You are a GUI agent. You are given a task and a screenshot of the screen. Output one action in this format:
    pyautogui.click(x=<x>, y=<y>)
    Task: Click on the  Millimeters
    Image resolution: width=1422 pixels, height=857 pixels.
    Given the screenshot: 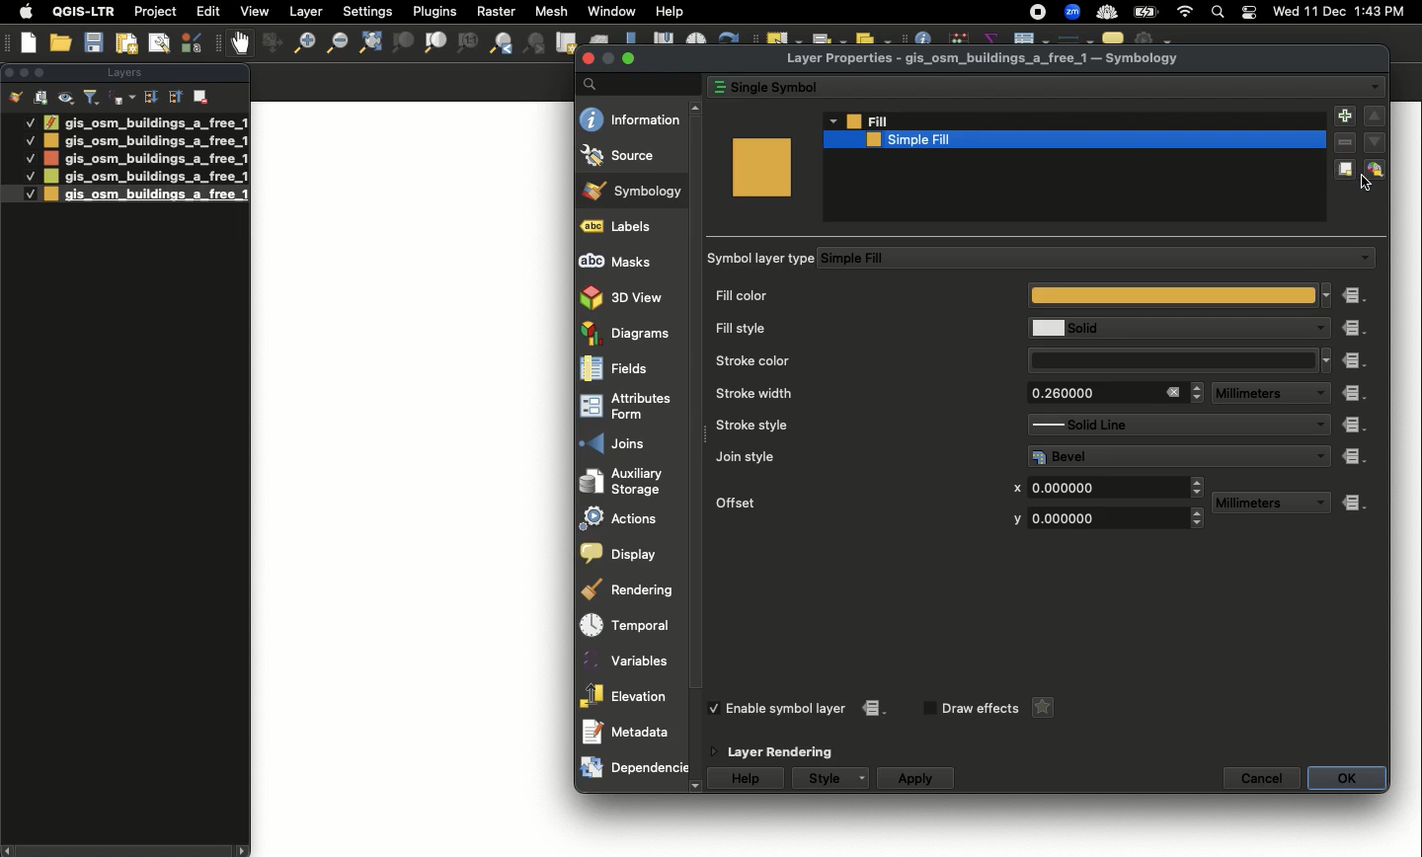 What is the action you would take?
    pyautogui.click(x=1251, y=394)
    